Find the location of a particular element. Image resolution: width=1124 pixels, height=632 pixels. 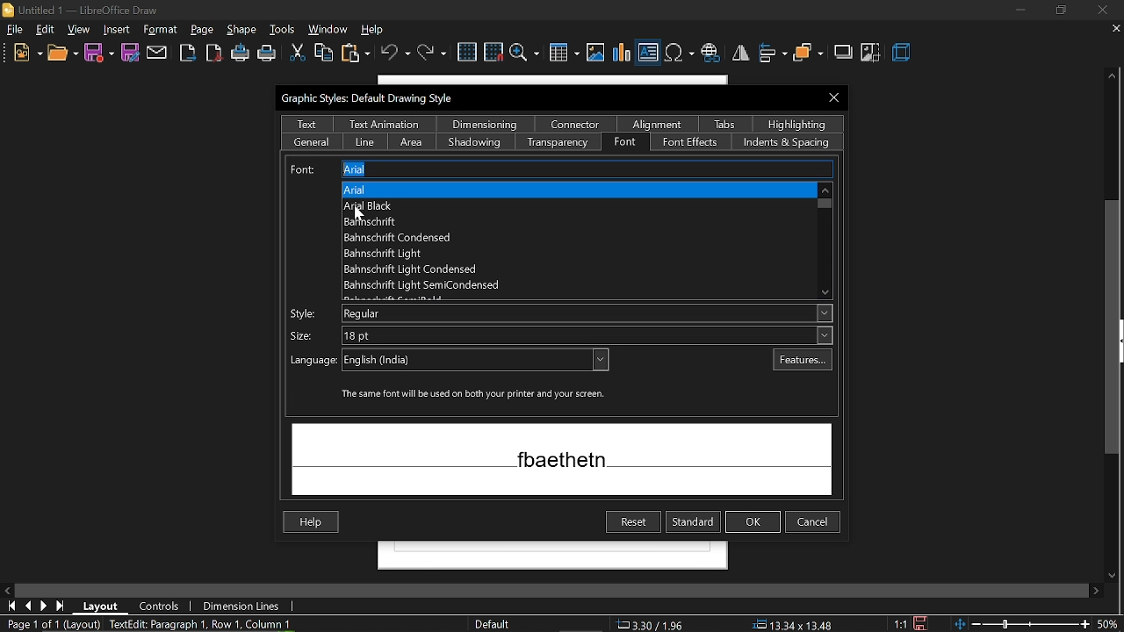

attach is located at coordinates (156, 54).